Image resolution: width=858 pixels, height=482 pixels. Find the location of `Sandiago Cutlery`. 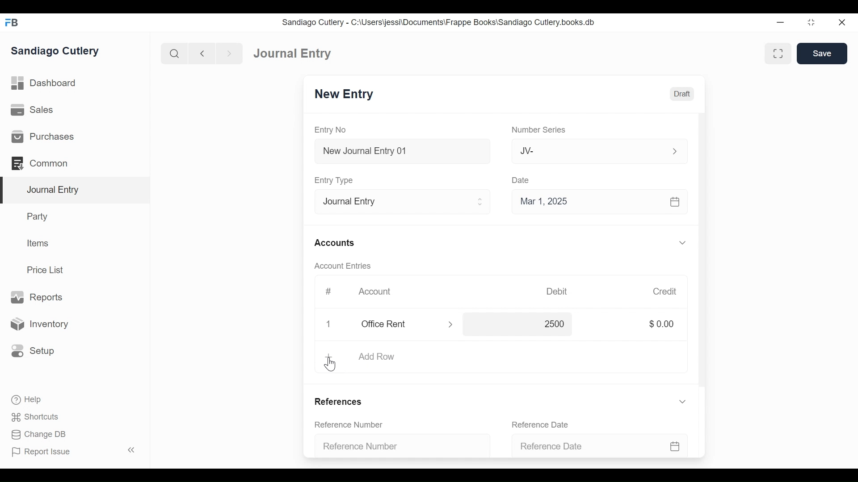

Sandiago Cutlery is located at coordinates (60, 52).